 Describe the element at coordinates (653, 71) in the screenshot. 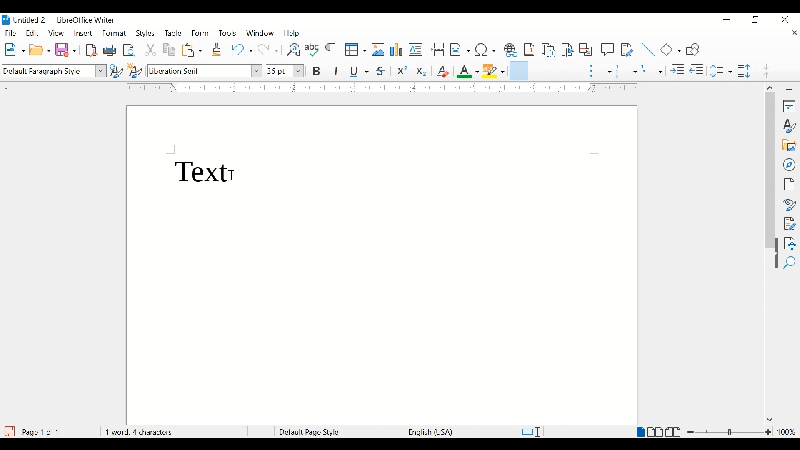

I see `select outline format` at that location.